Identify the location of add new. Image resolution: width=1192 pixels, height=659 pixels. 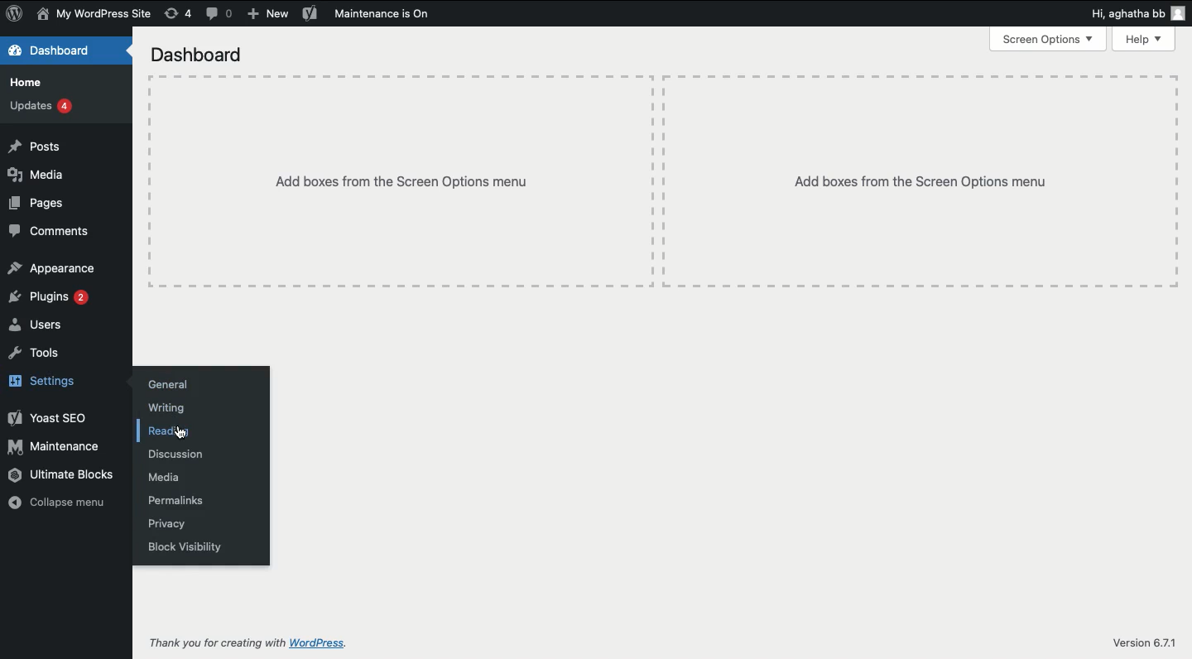
(267, 12).